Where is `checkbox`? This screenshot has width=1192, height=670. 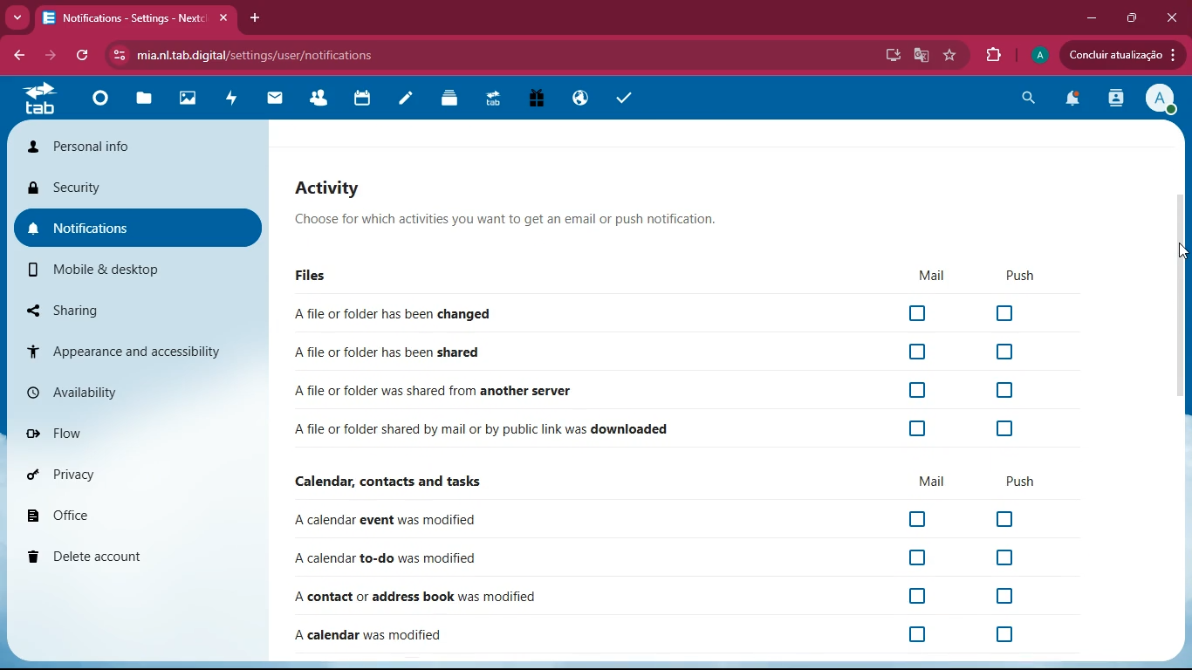
checkbox is located at coordinates (1005, 313).